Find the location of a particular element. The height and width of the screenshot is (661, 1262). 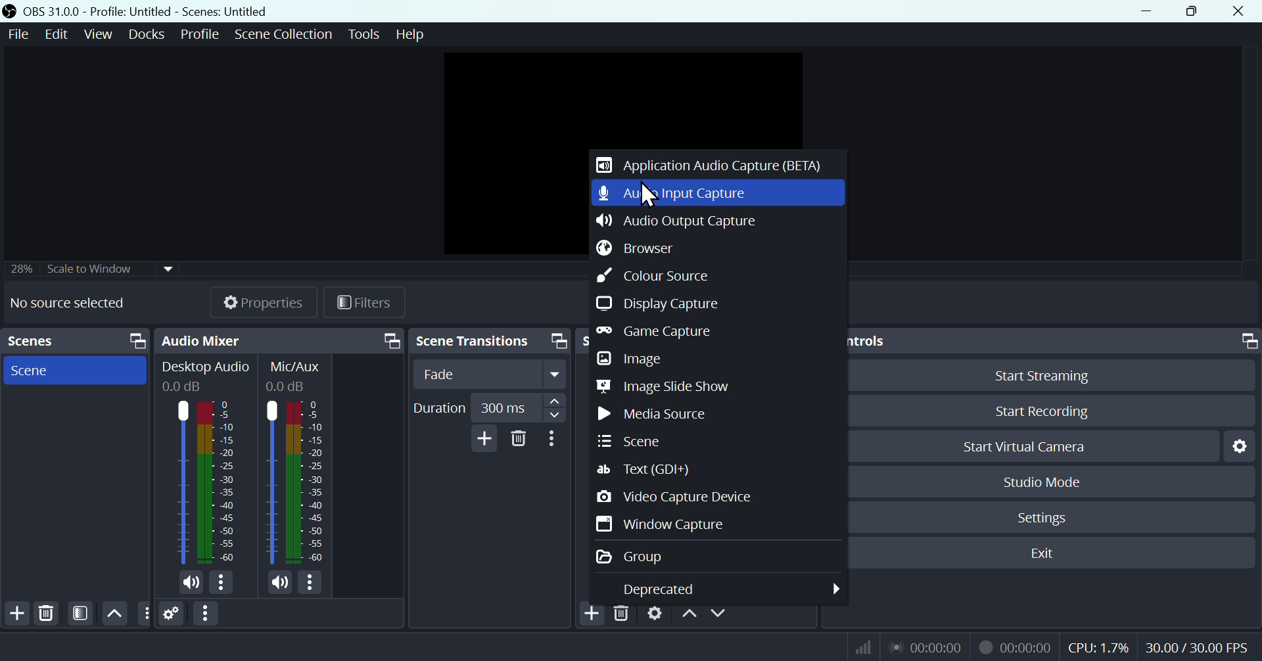

Live Status is located at coordinates (925, 646).